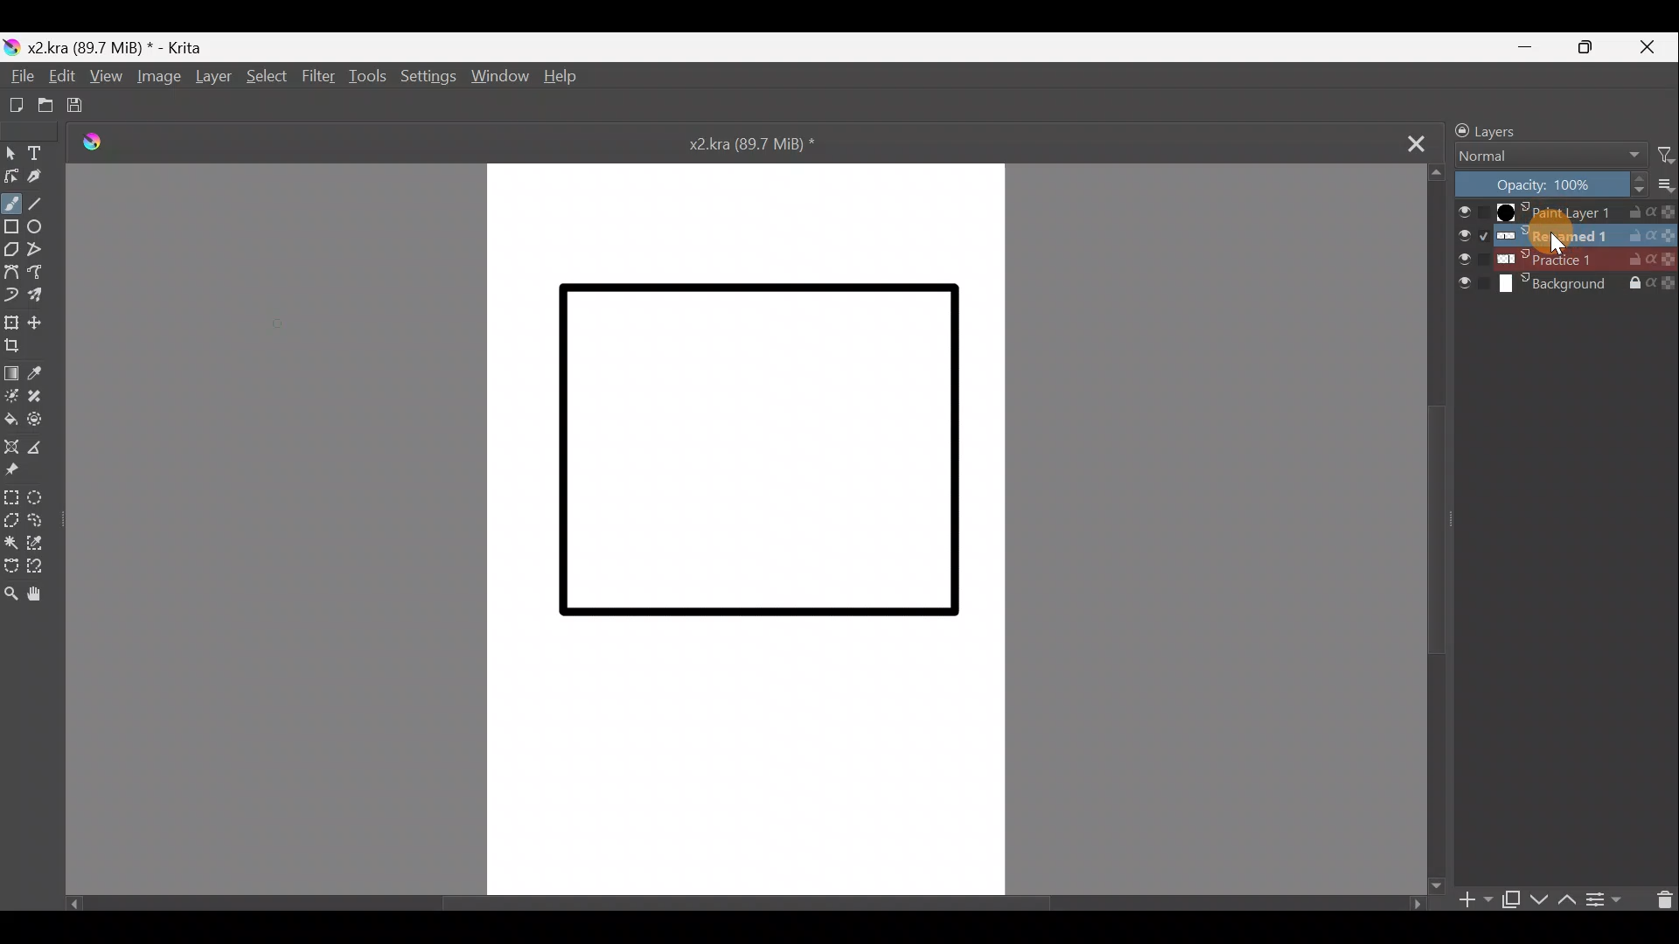 The width and height of the screenshot is (1679, 944). I want to click on Practice 1, so click(1564, 259).